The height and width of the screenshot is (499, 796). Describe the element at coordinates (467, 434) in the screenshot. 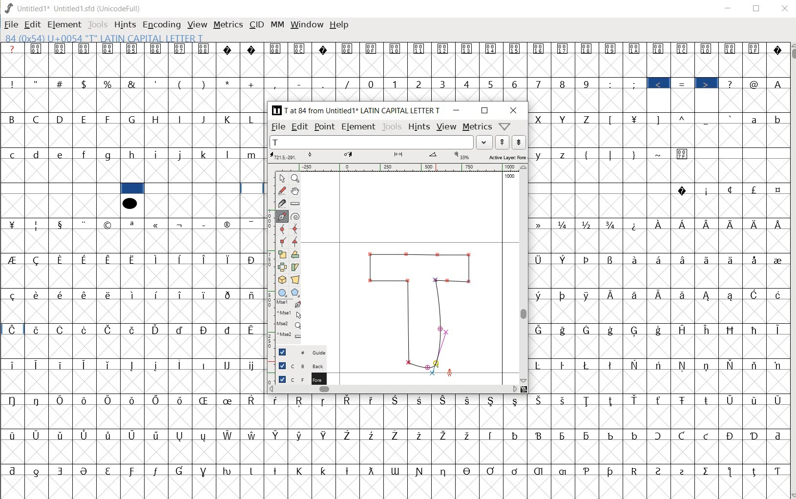

I see `Symbol` at that location.